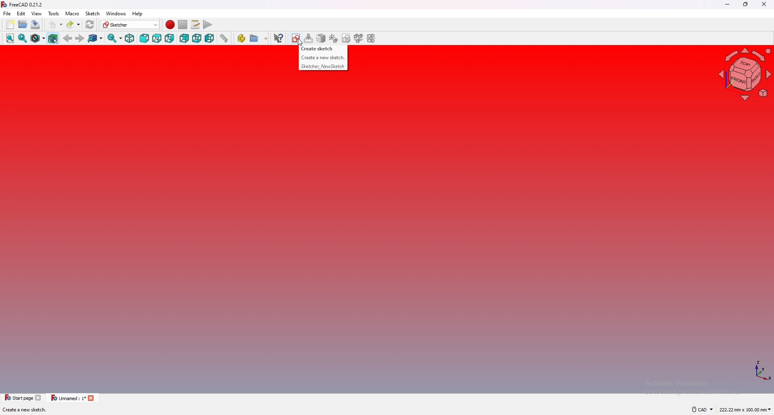  I want to click on draw style, so click(38, 38).